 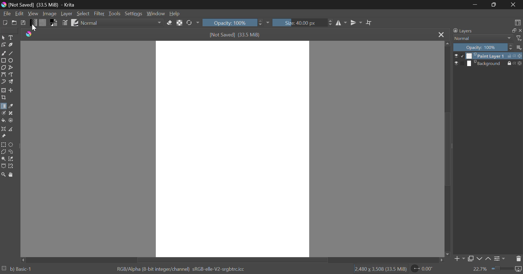 I want to click on Scroll Bar, so click(x=446, y=150).